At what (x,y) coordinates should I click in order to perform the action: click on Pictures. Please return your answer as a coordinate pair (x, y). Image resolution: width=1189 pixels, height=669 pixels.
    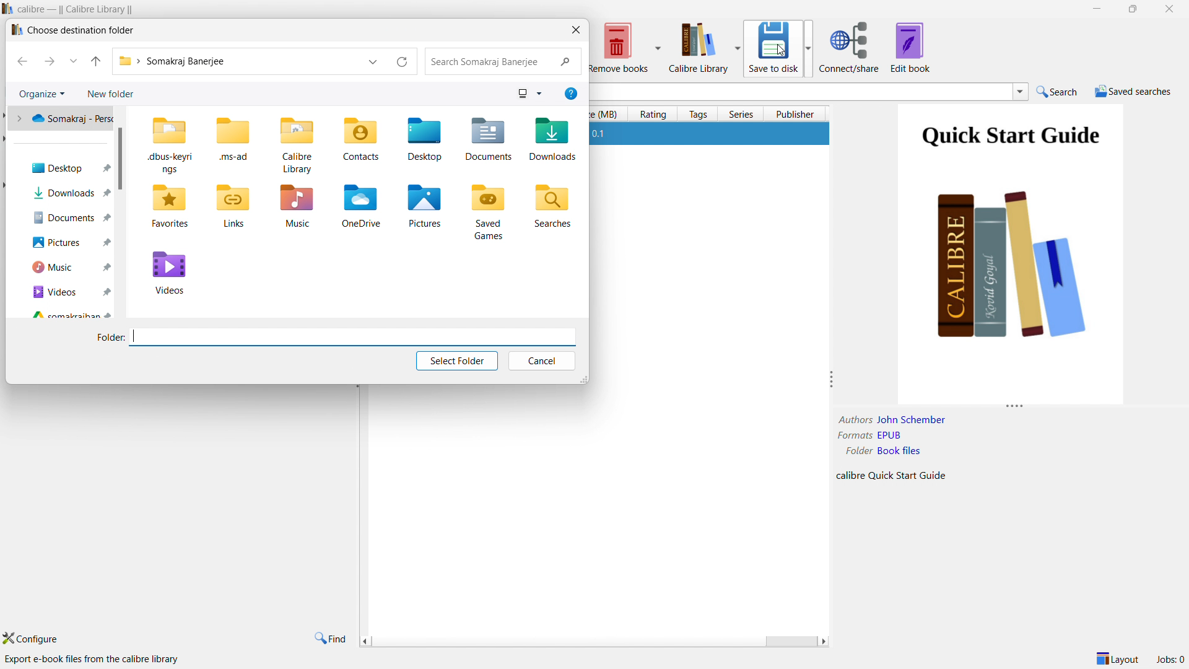
    Looking at the image, I should click on (426, 209).